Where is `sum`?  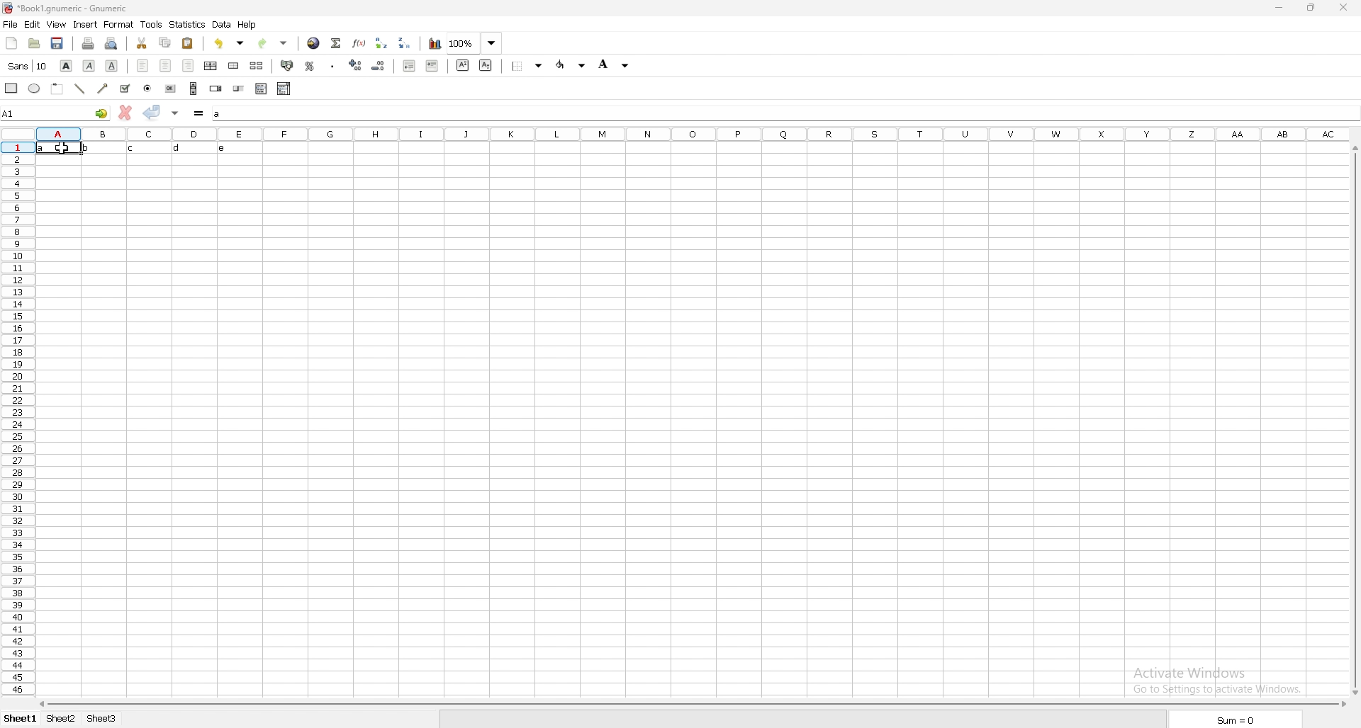 sum is located at coordinates (1237, 720).